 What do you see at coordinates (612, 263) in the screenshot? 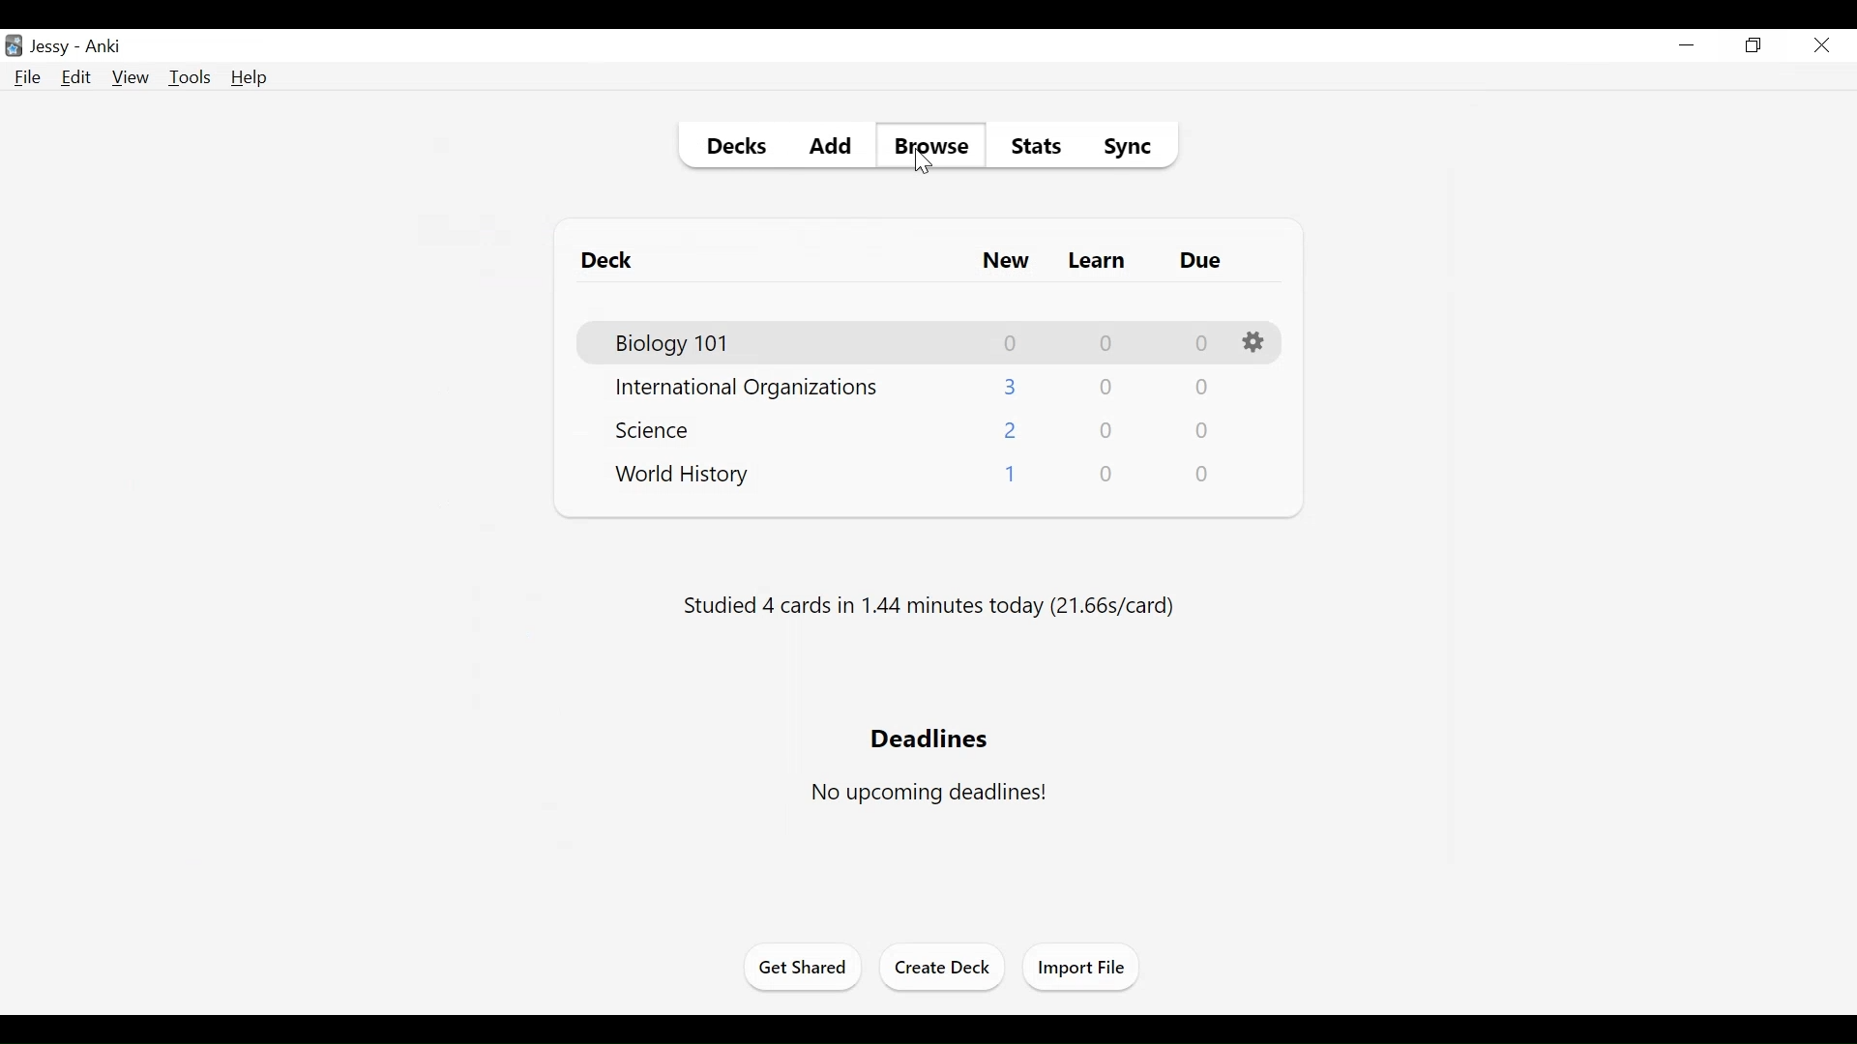
I see `Deck Name` at bounding box center [612, 263].